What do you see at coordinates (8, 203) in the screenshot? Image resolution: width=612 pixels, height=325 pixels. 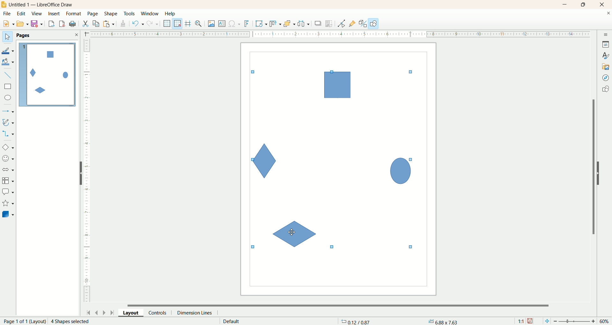 I see `stars and banners` at bounding box center [8, 203].